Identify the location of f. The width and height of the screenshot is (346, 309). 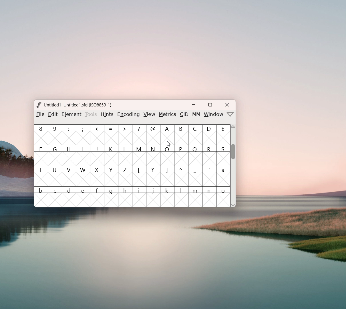
(97, 197).